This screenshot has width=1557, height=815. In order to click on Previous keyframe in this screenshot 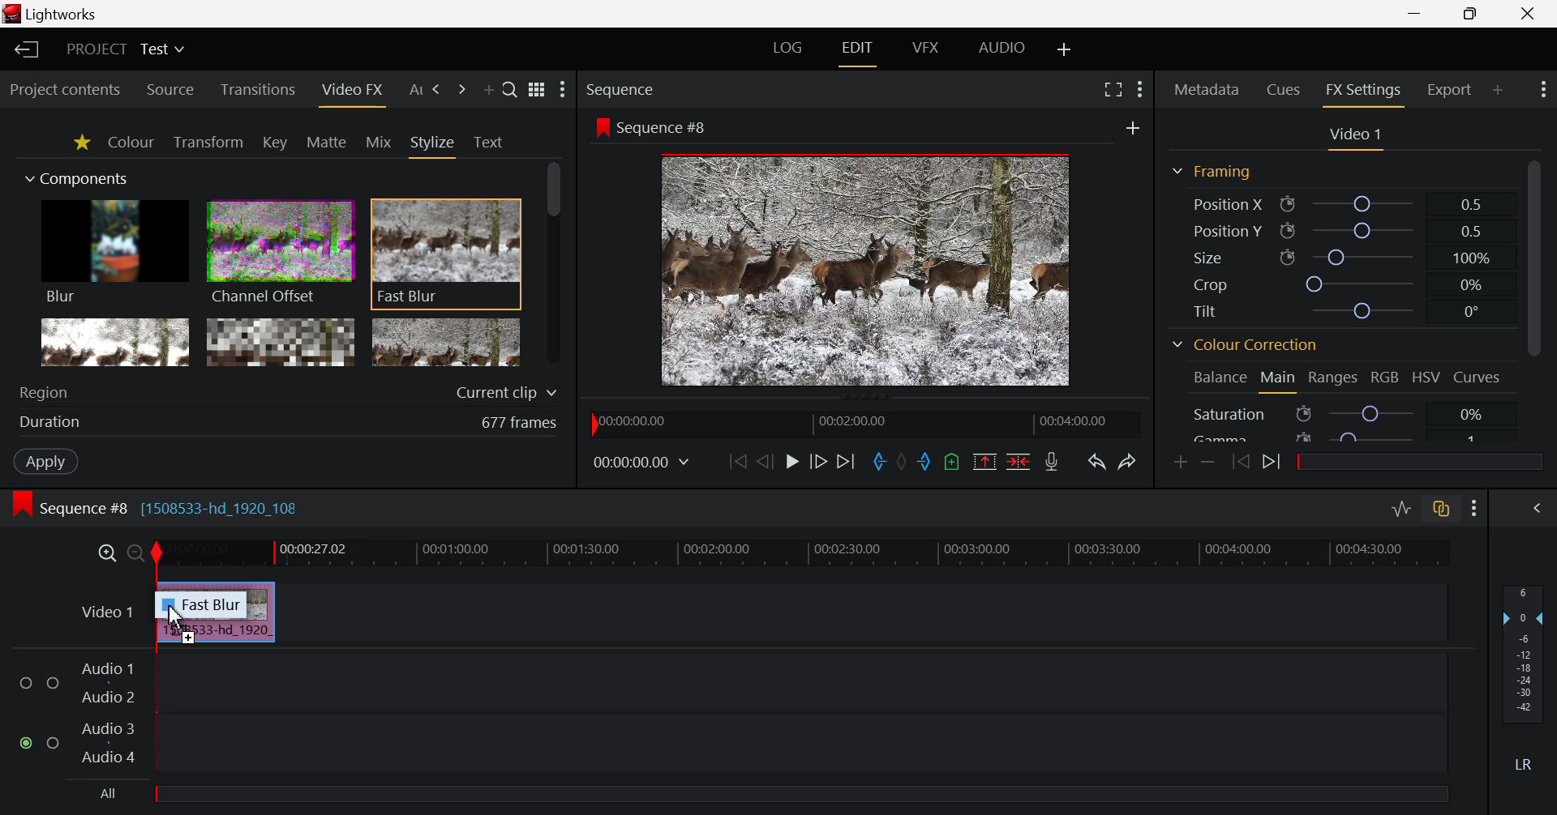, I will do `click(1240, 463)`.